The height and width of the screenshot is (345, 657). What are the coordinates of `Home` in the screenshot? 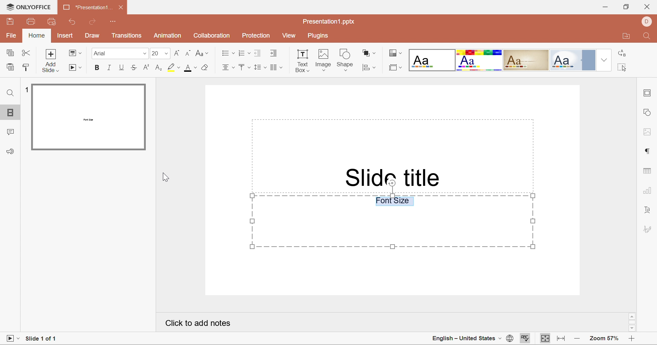 It's located at (36, 36).